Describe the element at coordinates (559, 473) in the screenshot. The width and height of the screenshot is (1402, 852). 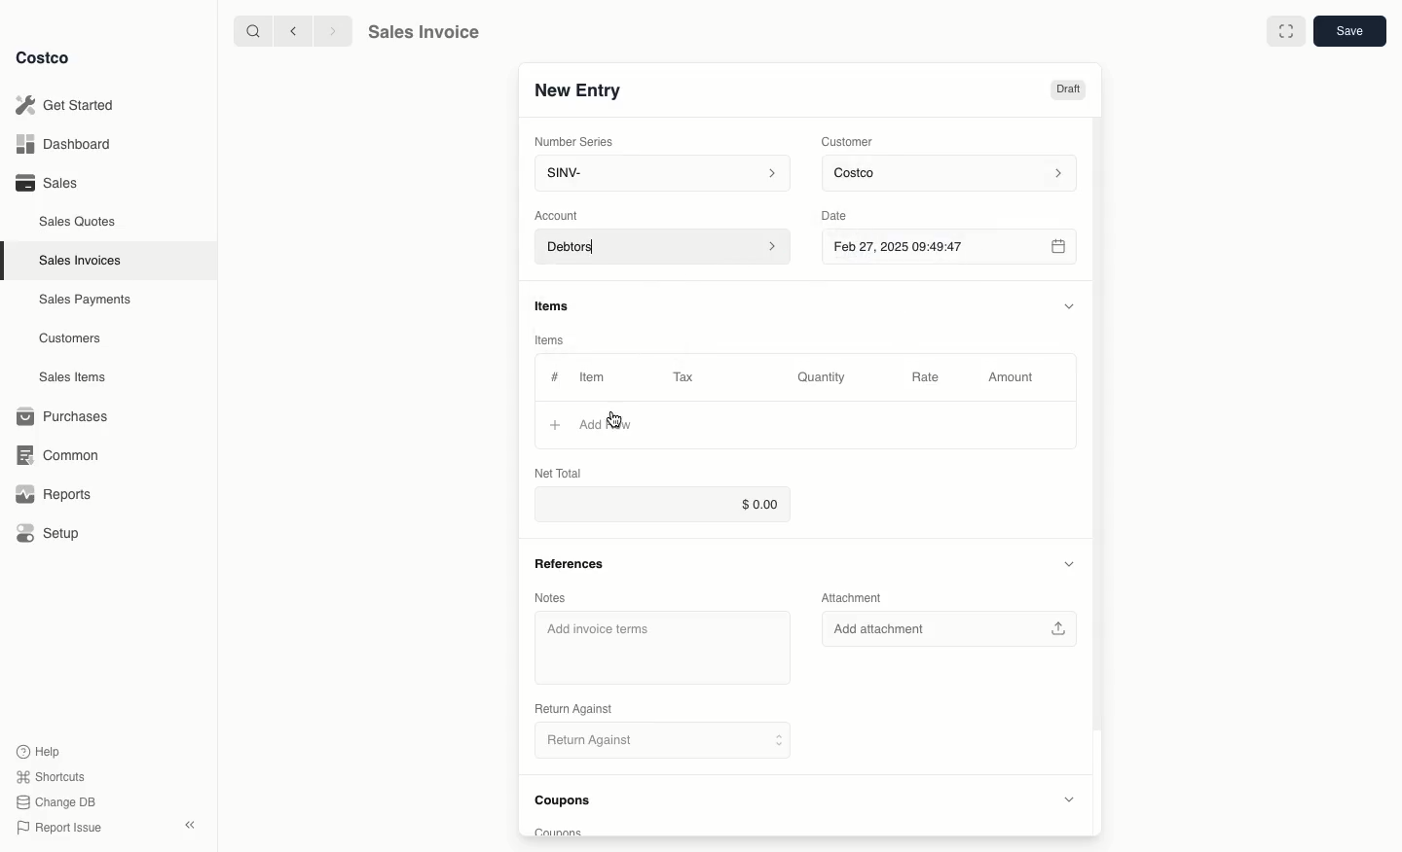
I see `Net Total` at that location.